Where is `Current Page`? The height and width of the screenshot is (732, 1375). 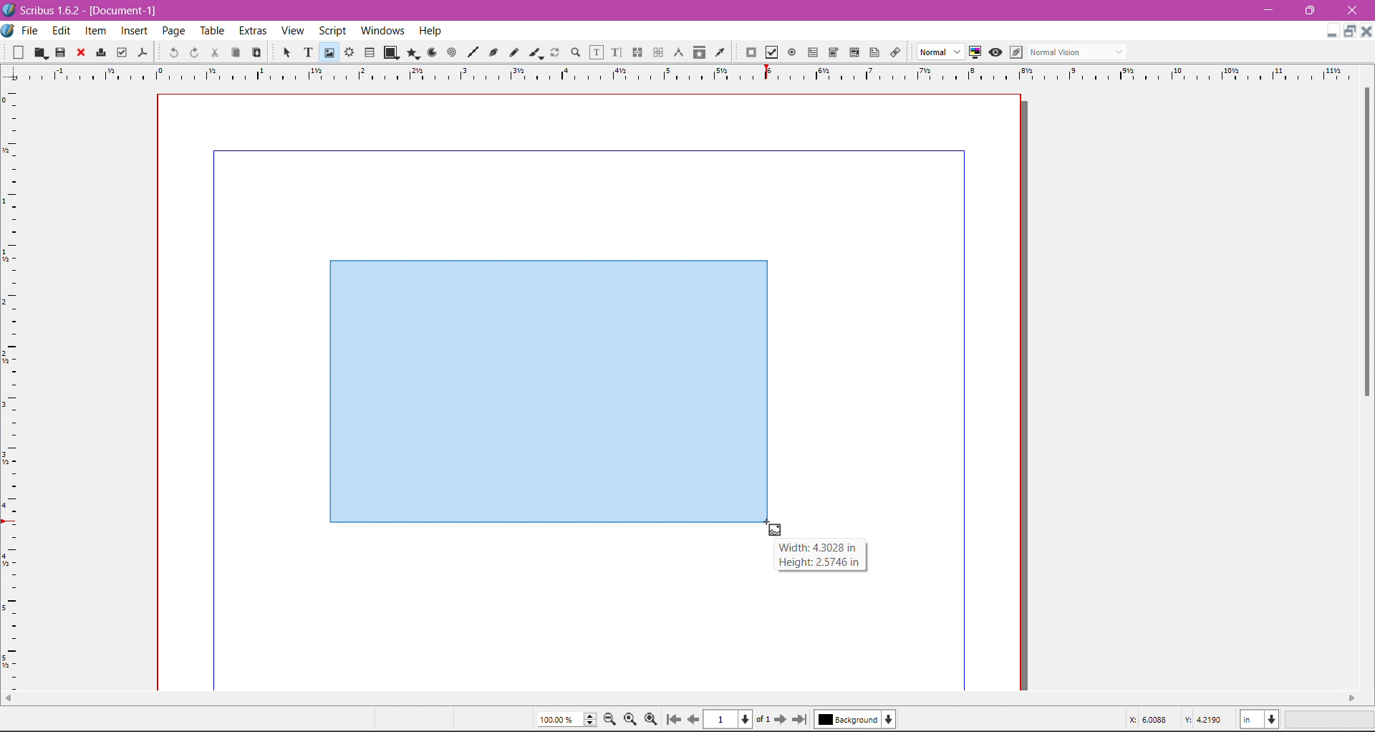 Current Page is located at coordinates (740, 721).